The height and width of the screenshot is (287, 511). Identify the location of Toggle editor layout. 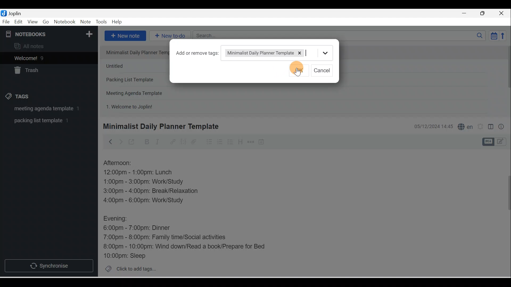
(496, 142).